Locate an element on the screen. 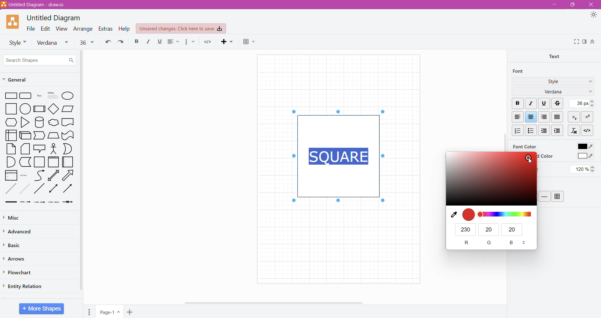  Help is located at coordinates (125, 28).